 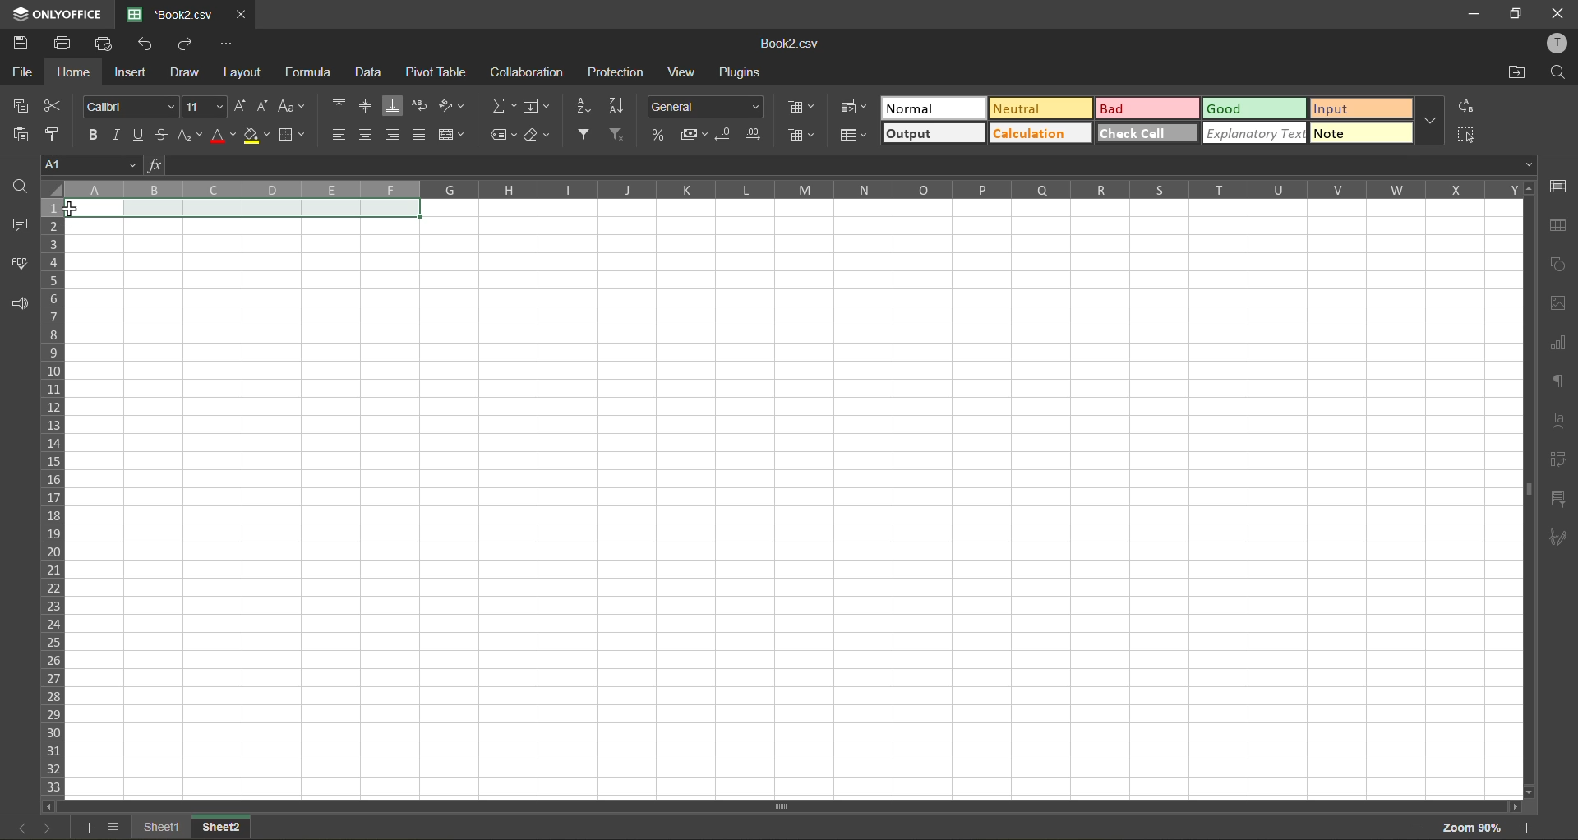 I want to click on open location, so click(x=1515, y=73).